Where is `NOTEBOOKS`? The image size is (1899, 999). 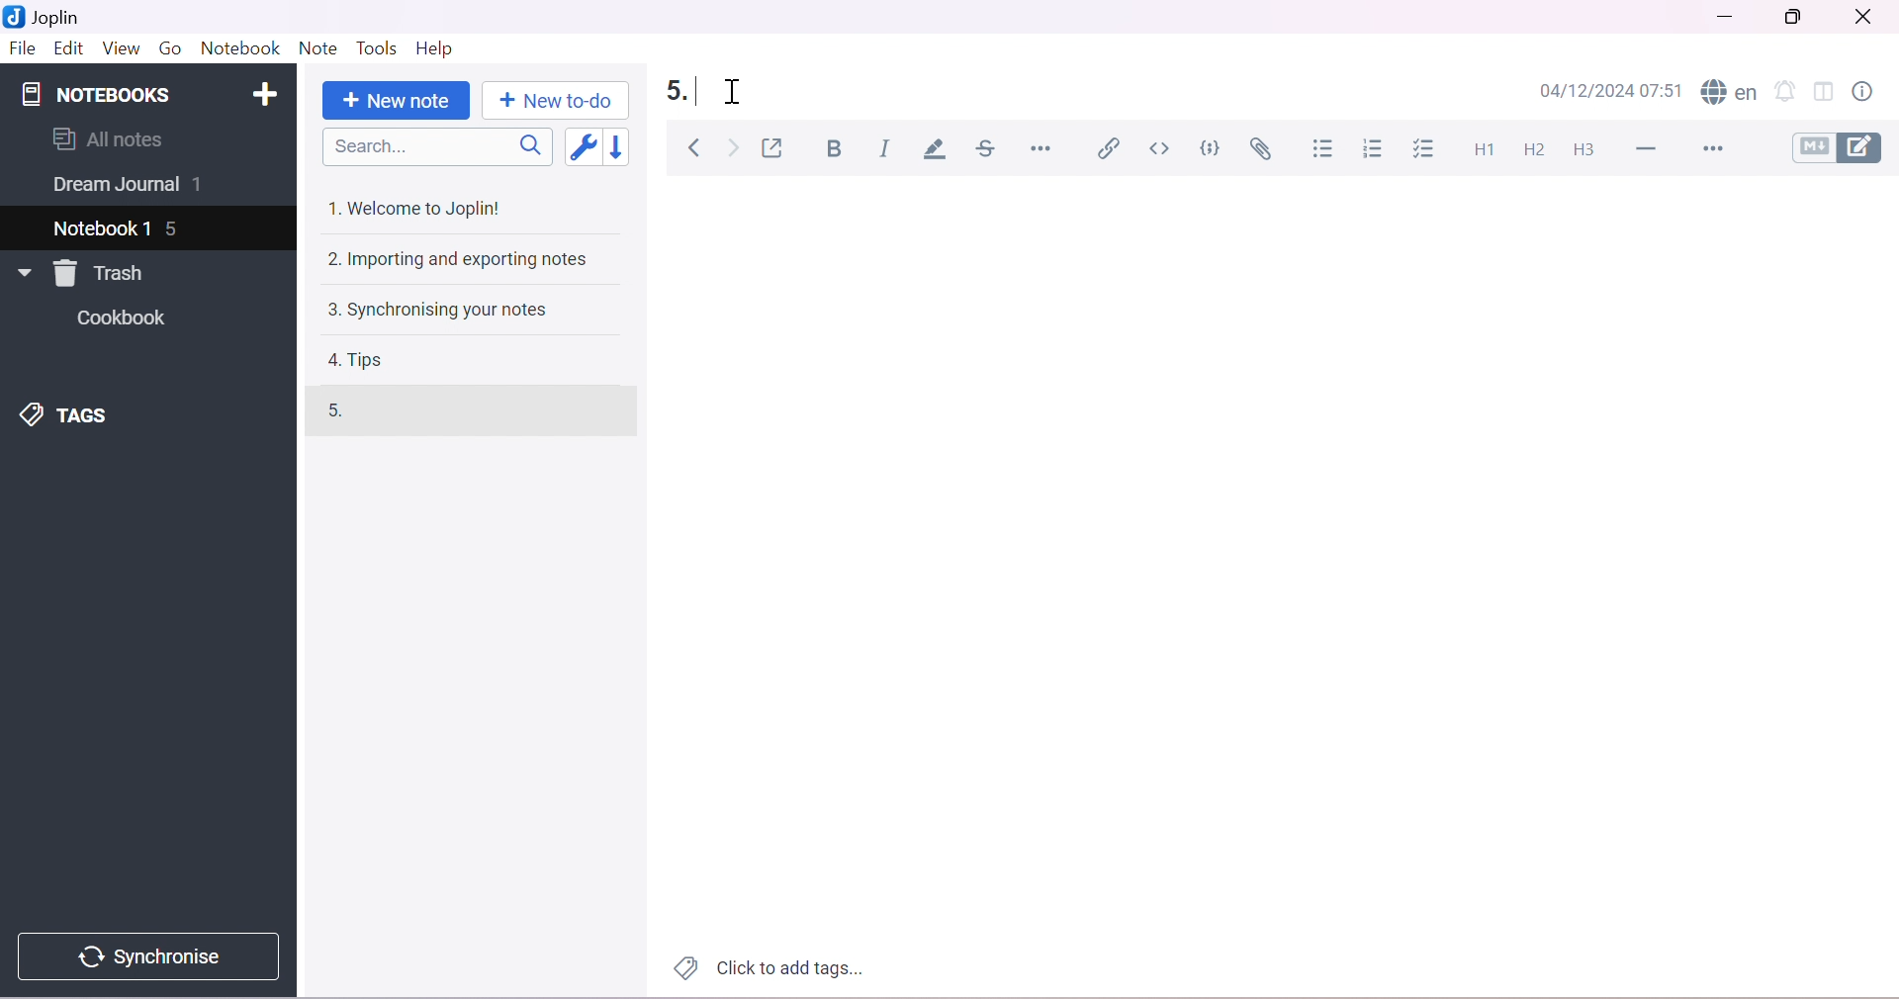
NOTEBOOKS is located at coordinates (94, 96).